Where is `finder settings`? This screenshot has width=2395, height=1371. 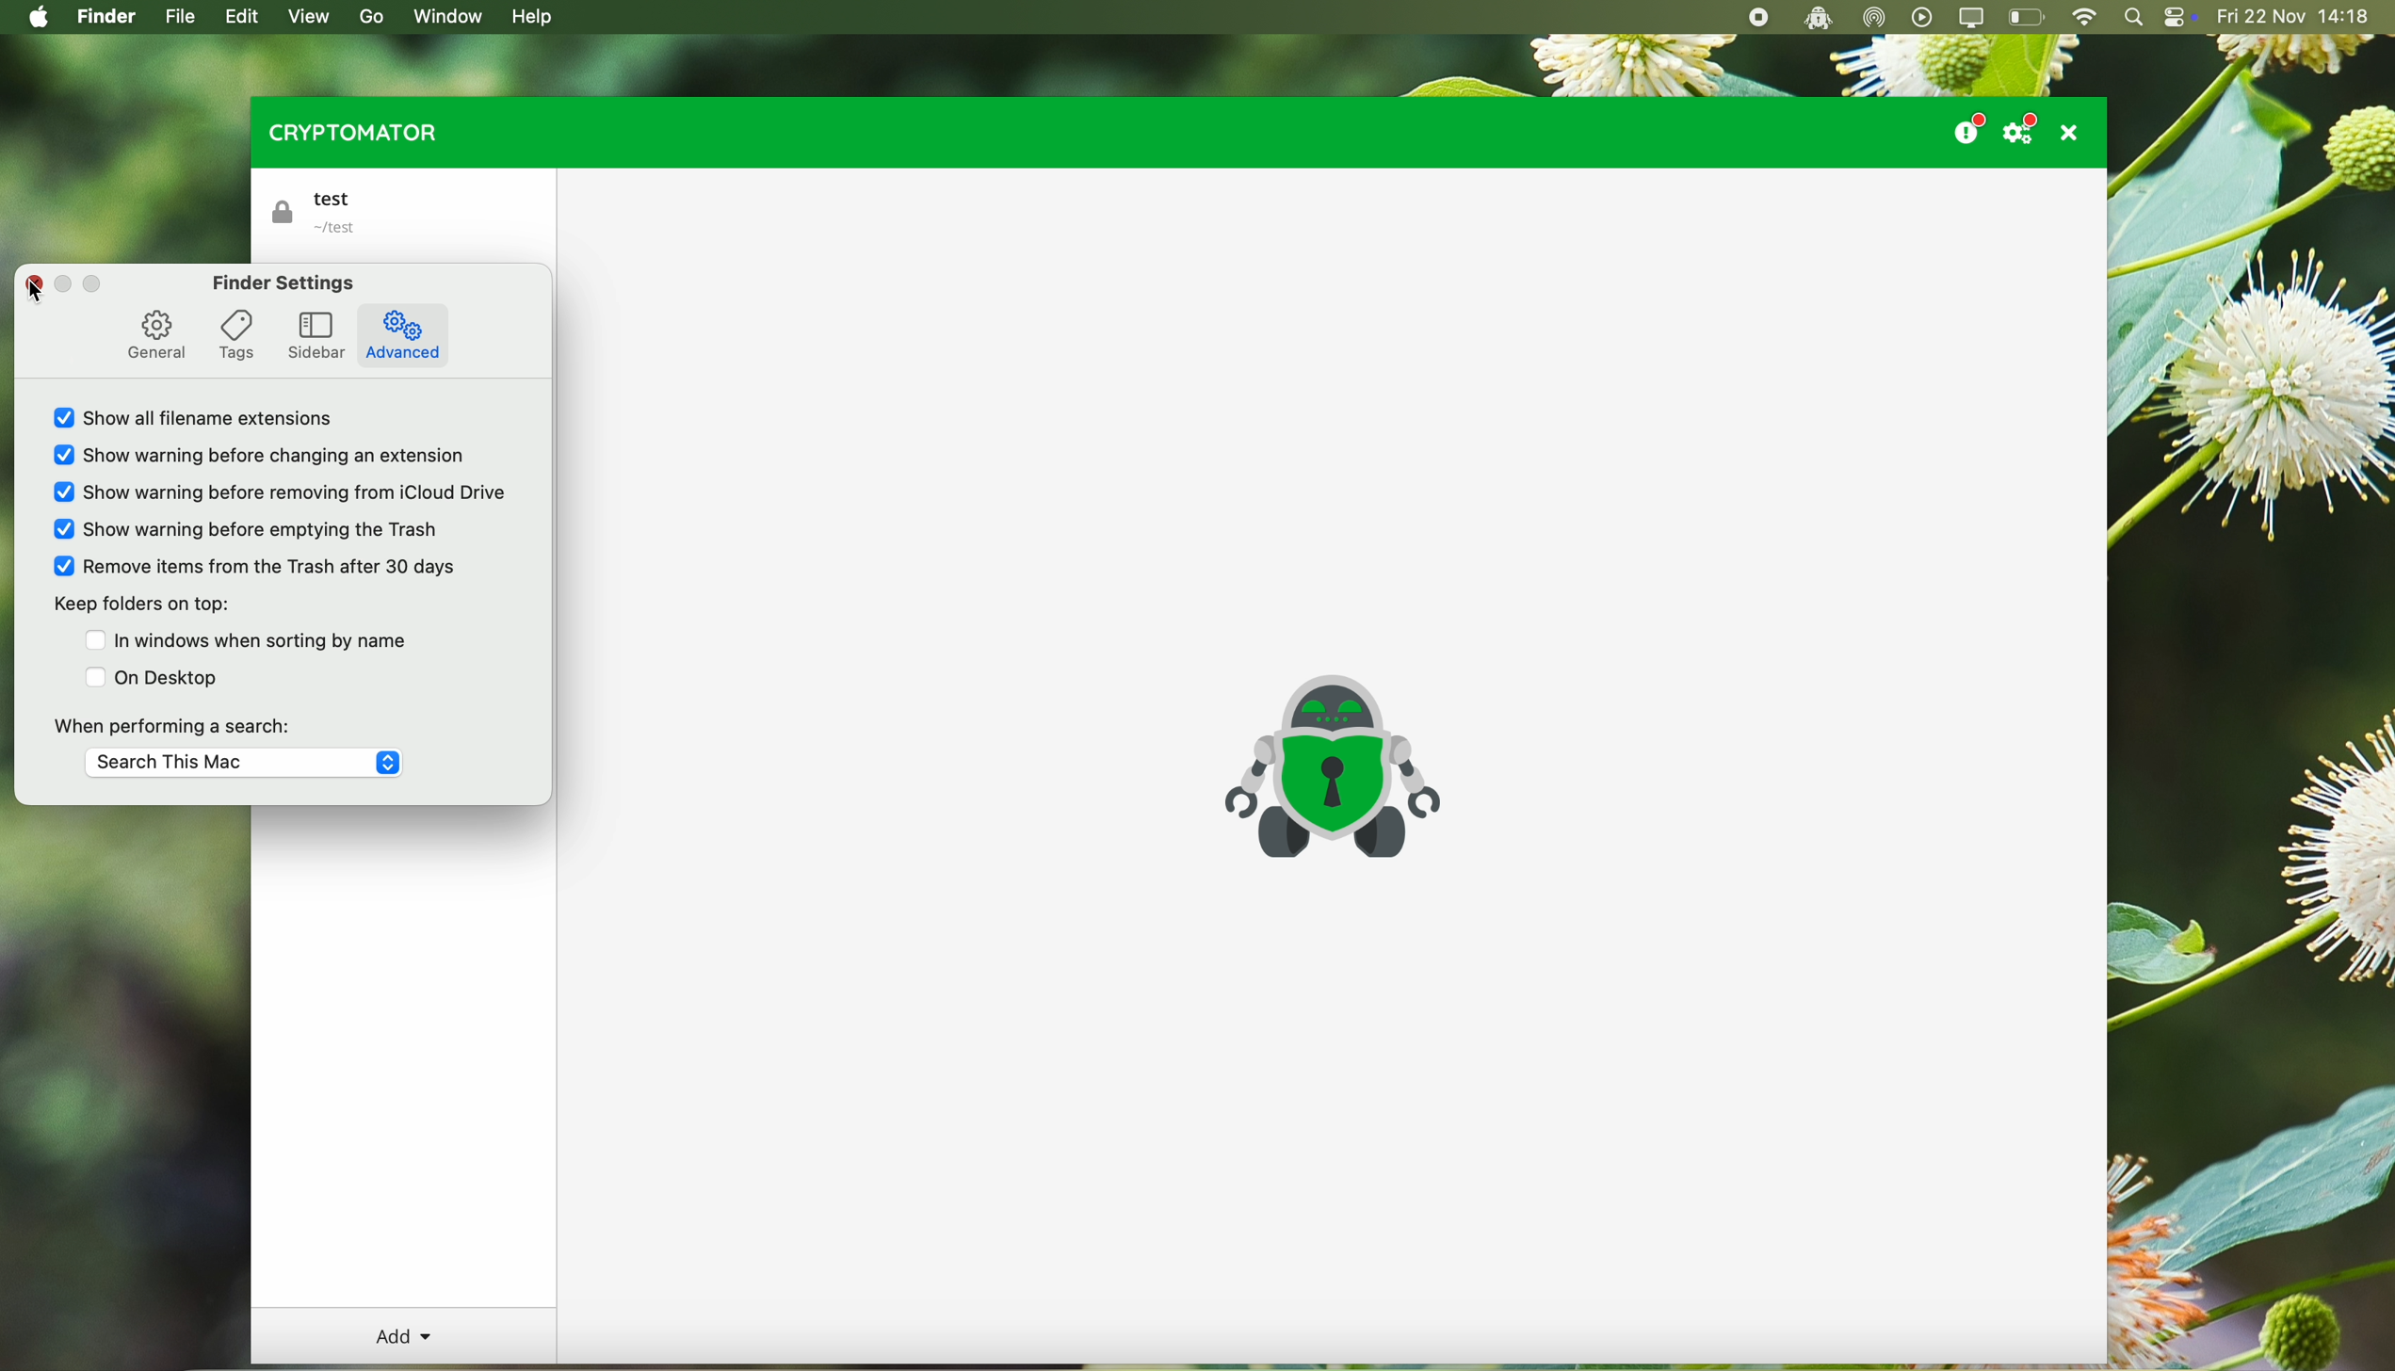 finder settings is located at coordinates (285, 282).